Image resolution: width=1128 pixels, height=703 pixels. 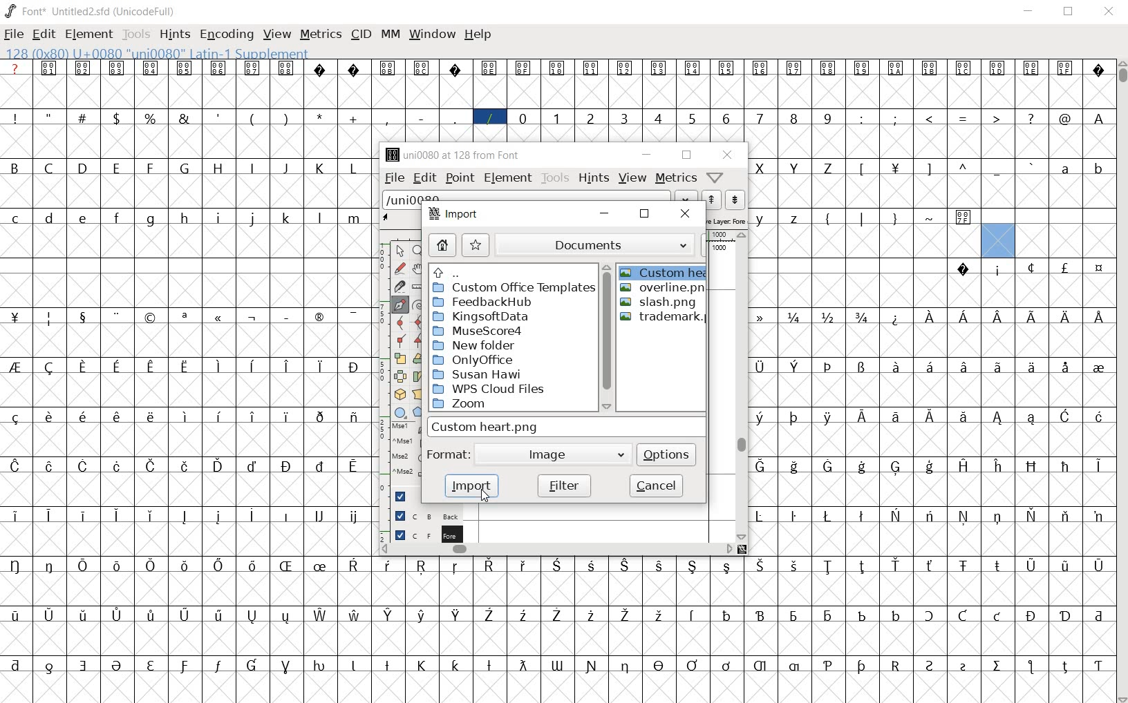 What do you see at coordinates (963, 68) in the screenshot?
I see `glyph` at bounding box center [963, 68].